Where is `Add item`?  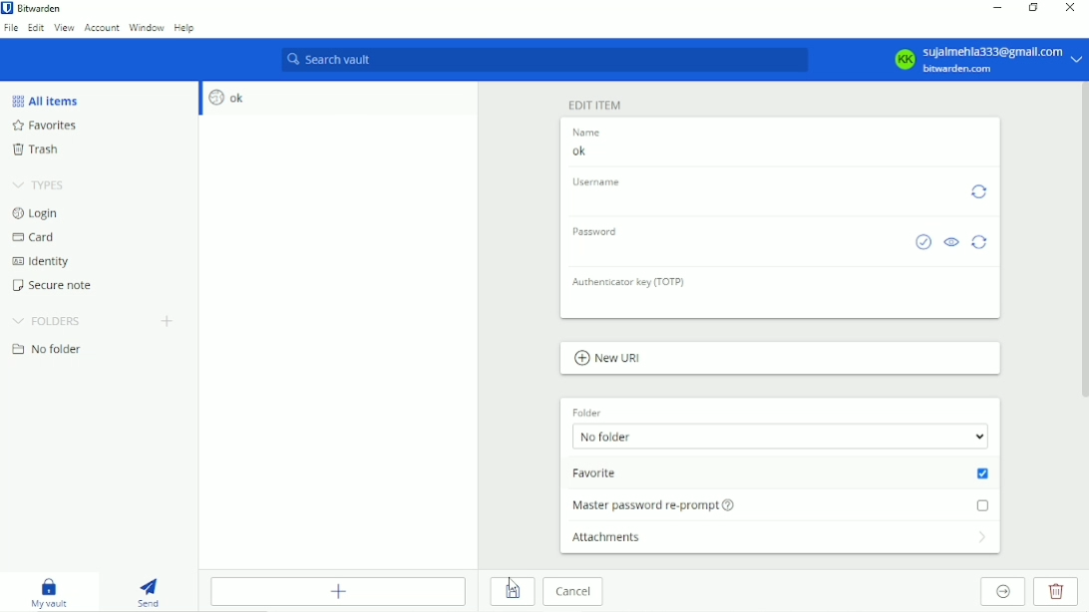
Add item is located at coordinates (337, 591).